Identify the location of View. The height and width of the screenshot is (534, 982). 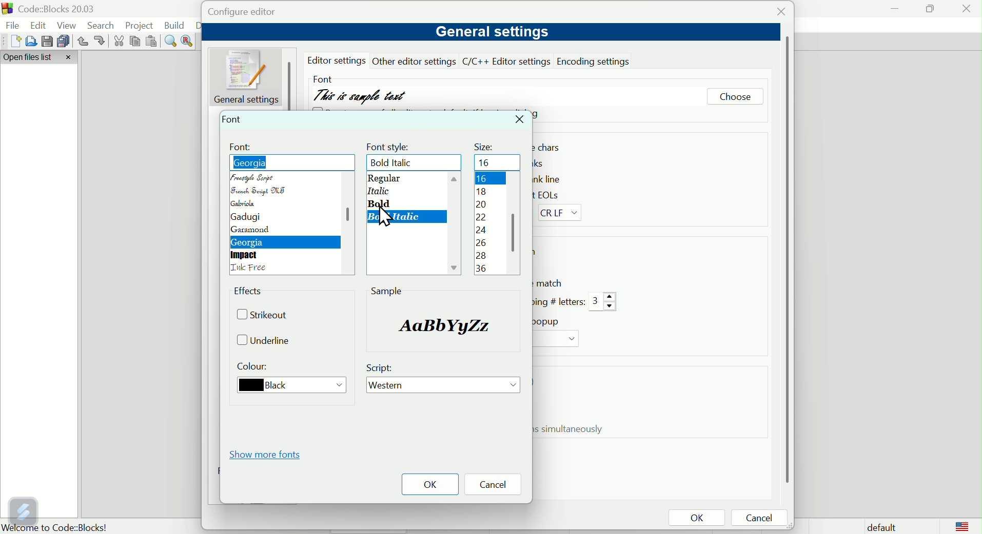
(69, 25).